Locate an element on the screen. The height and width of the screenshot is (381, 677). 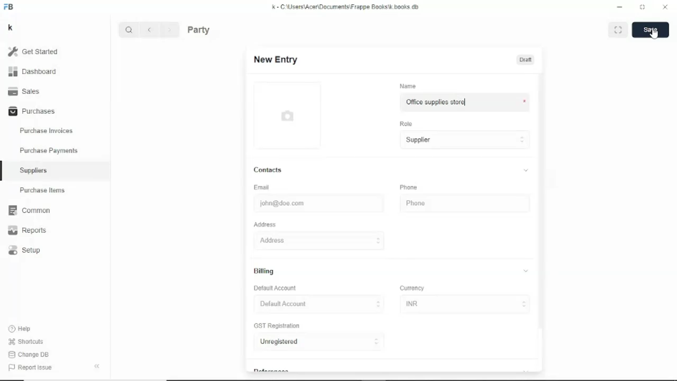
Cursor is located at coordinates (653, 33).